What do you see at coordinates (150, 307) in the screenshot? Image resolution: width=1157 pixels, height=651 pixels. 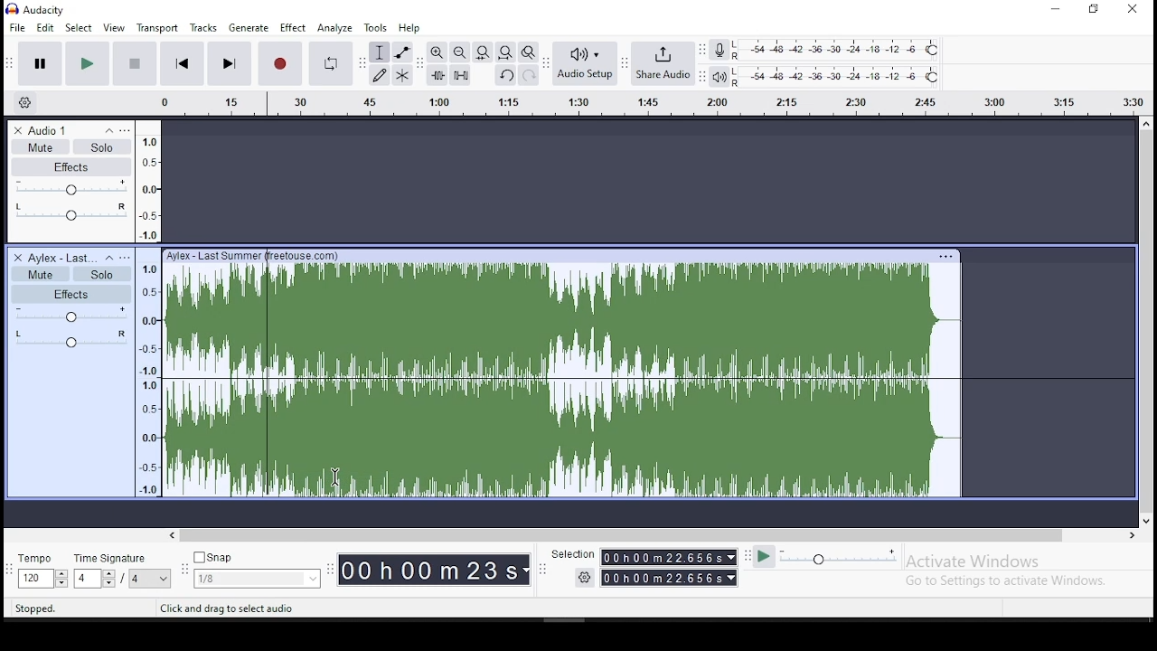 I see `Seeker` at bounding box center [150, 307].